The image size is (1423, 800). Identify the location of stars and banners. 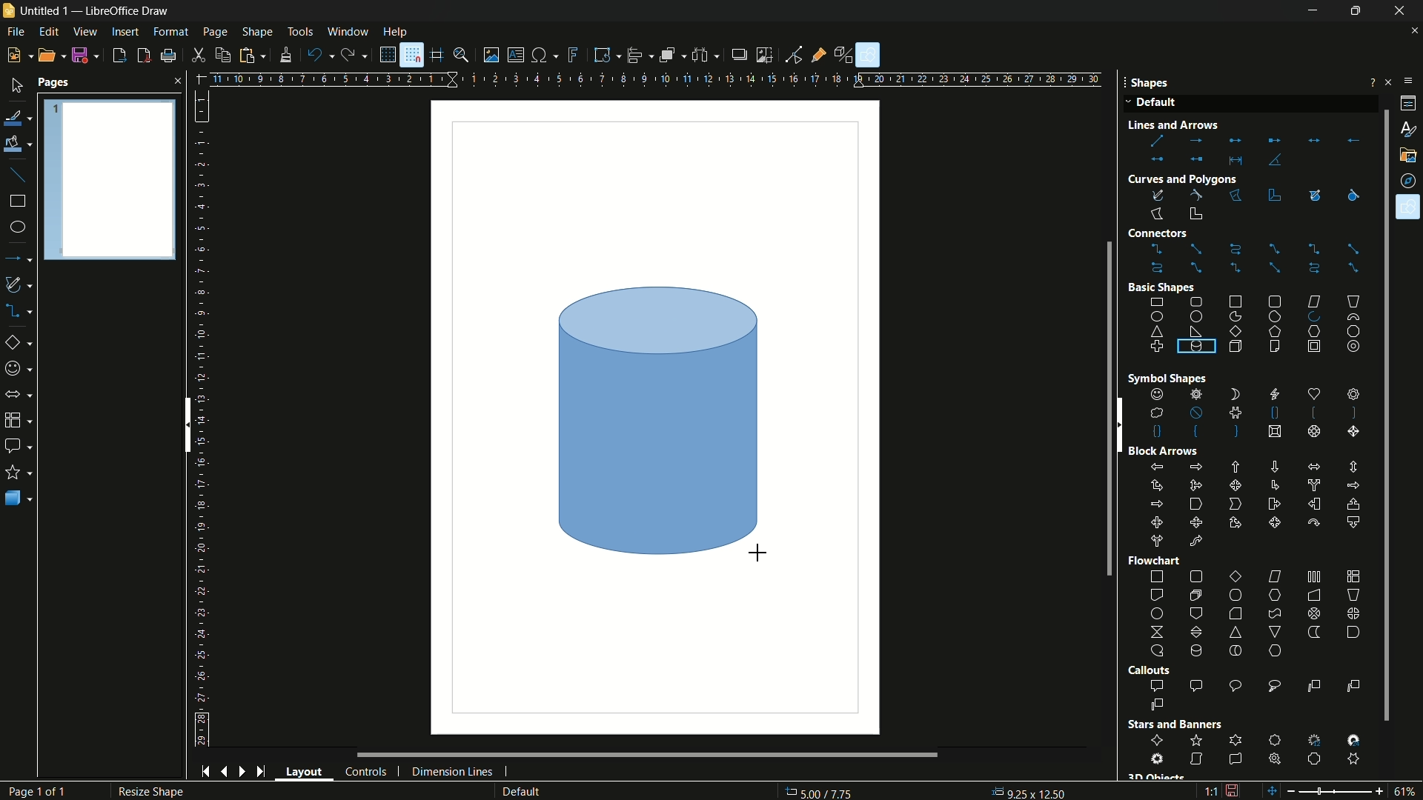
(1260, 749).